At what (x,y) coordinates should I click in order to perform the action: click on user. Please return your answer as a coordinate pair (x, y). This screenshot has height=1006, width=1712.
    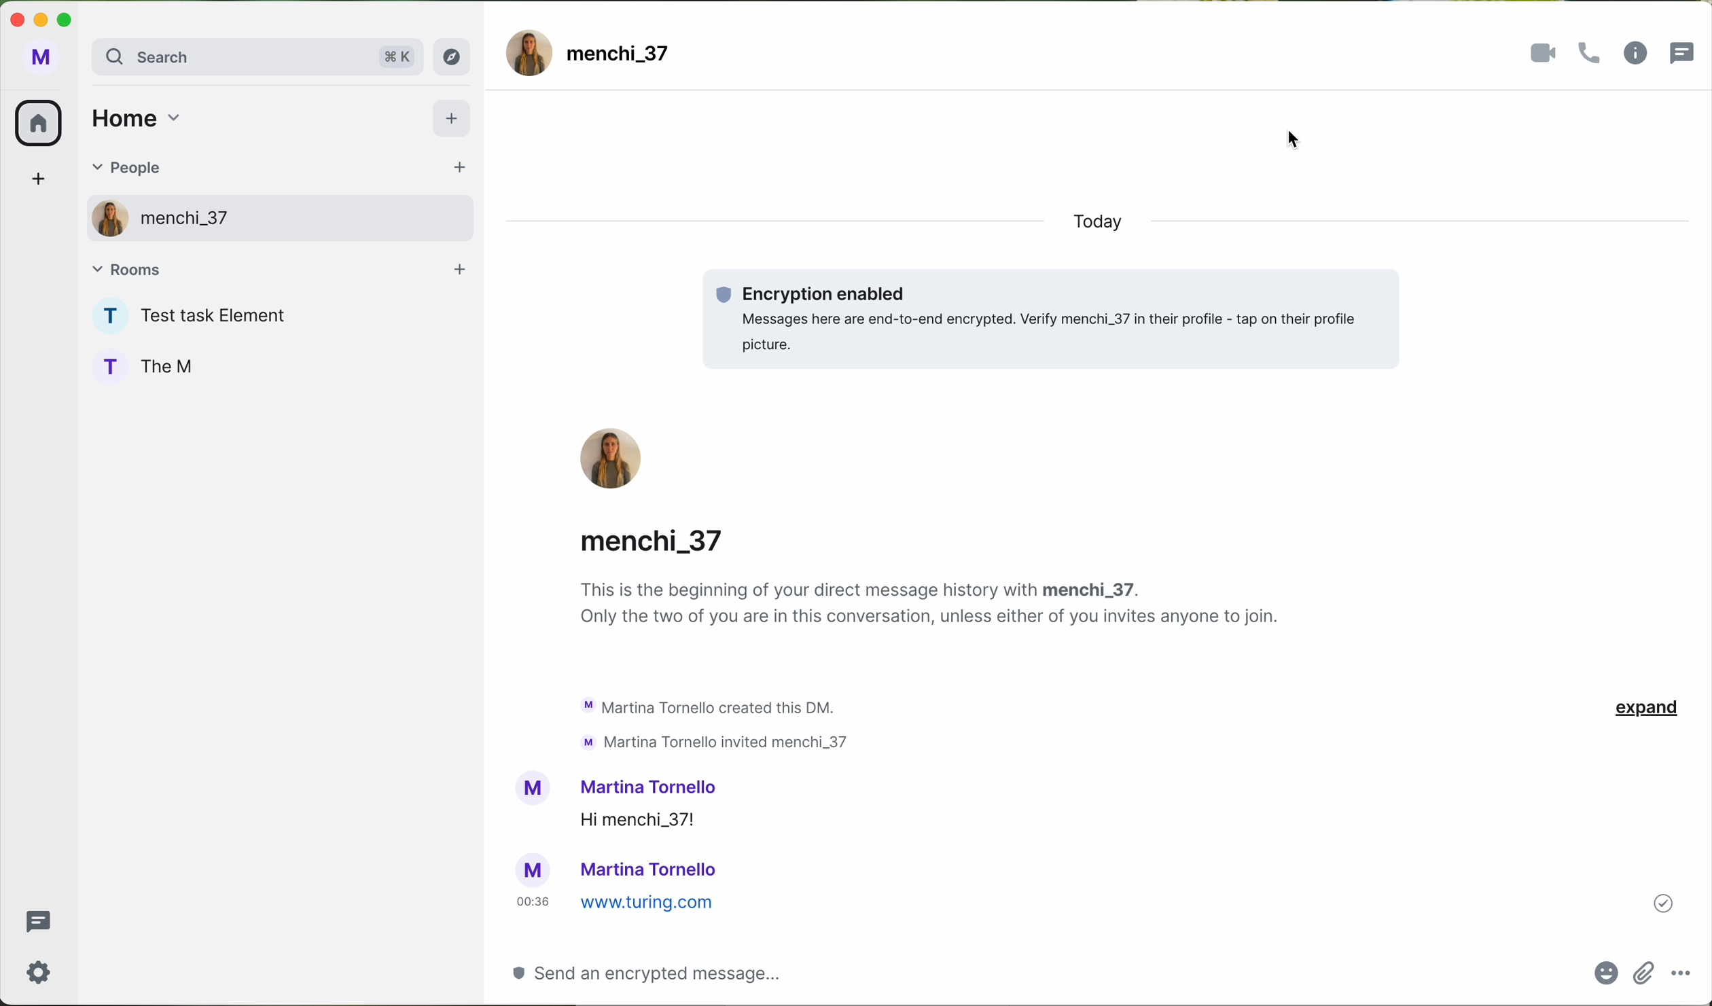
    Looking at the image, I should click on (188, 221).